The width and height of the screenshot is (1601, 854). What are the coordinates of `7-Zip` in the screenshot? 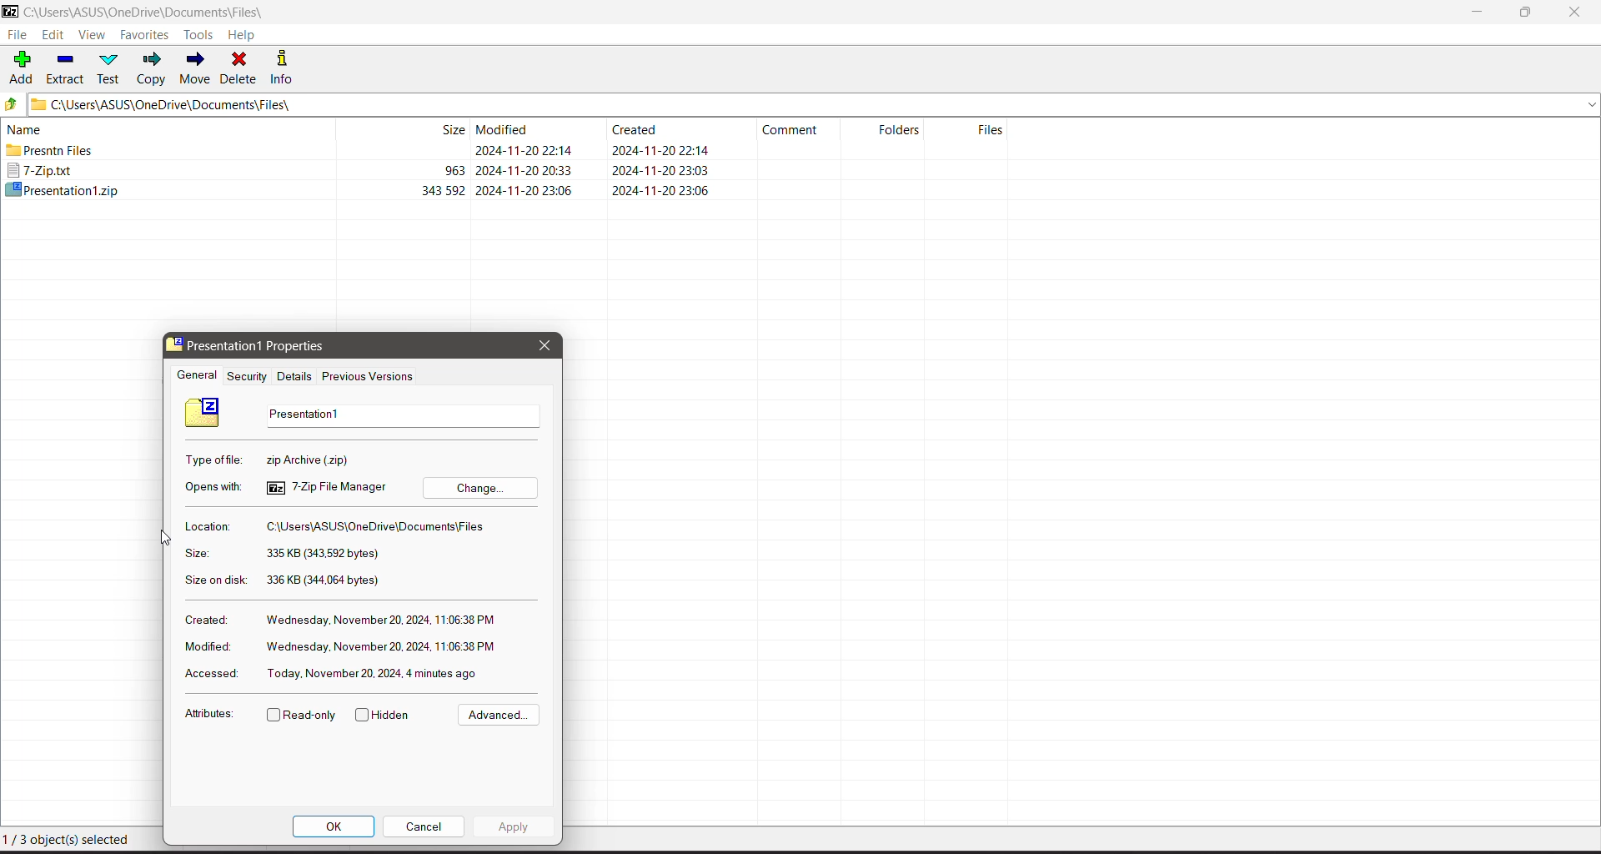 It's located at (362, 172).